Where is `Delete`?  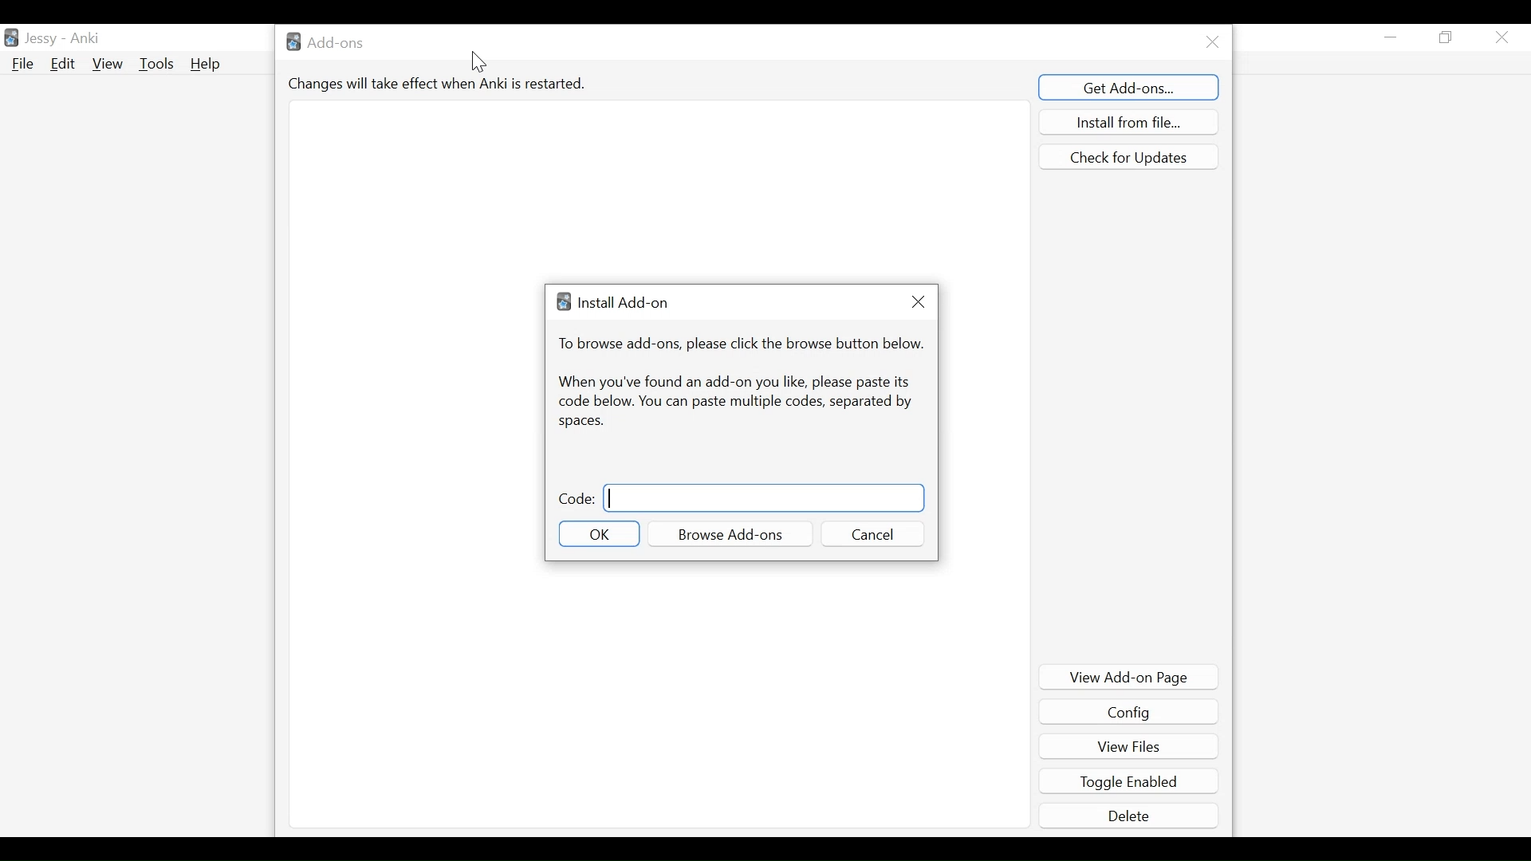 Delete is located at coordinates (1131, 815).